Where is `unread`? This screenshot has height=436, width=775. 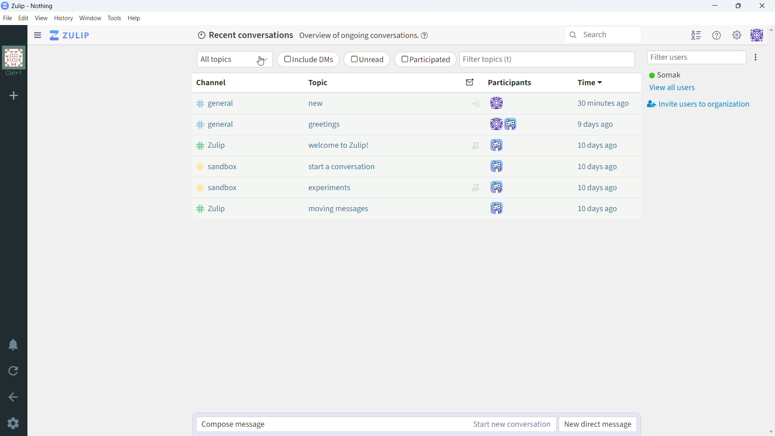 unread is located at coordinates (367, 59).